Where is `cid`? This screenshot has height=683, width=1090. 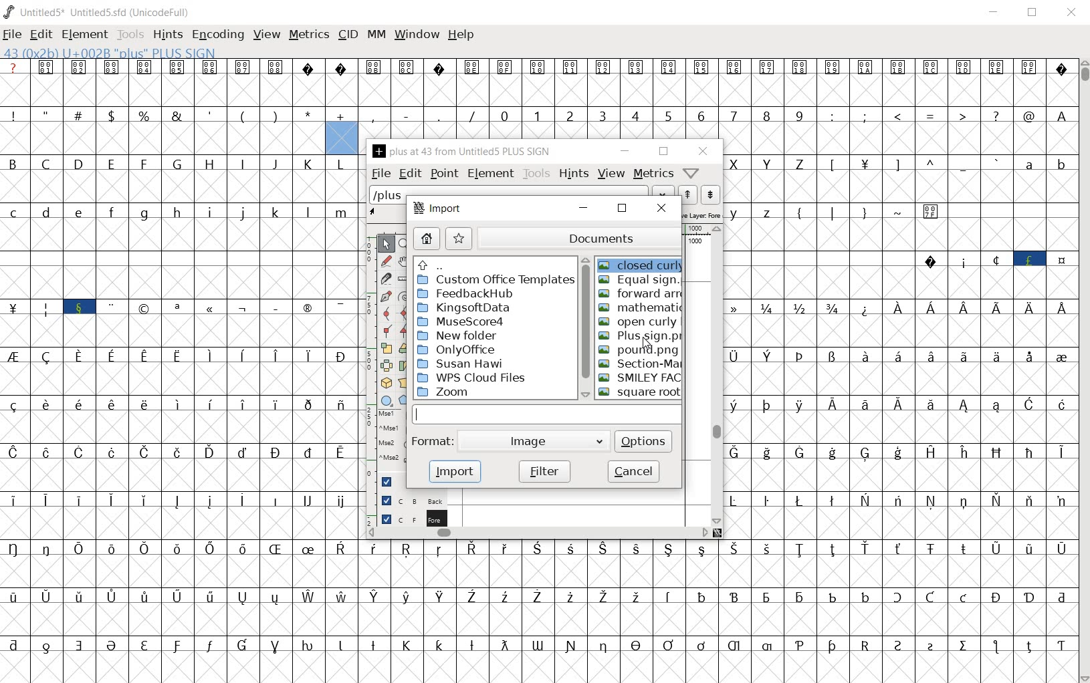
cid is located at coordinates (348, 33).